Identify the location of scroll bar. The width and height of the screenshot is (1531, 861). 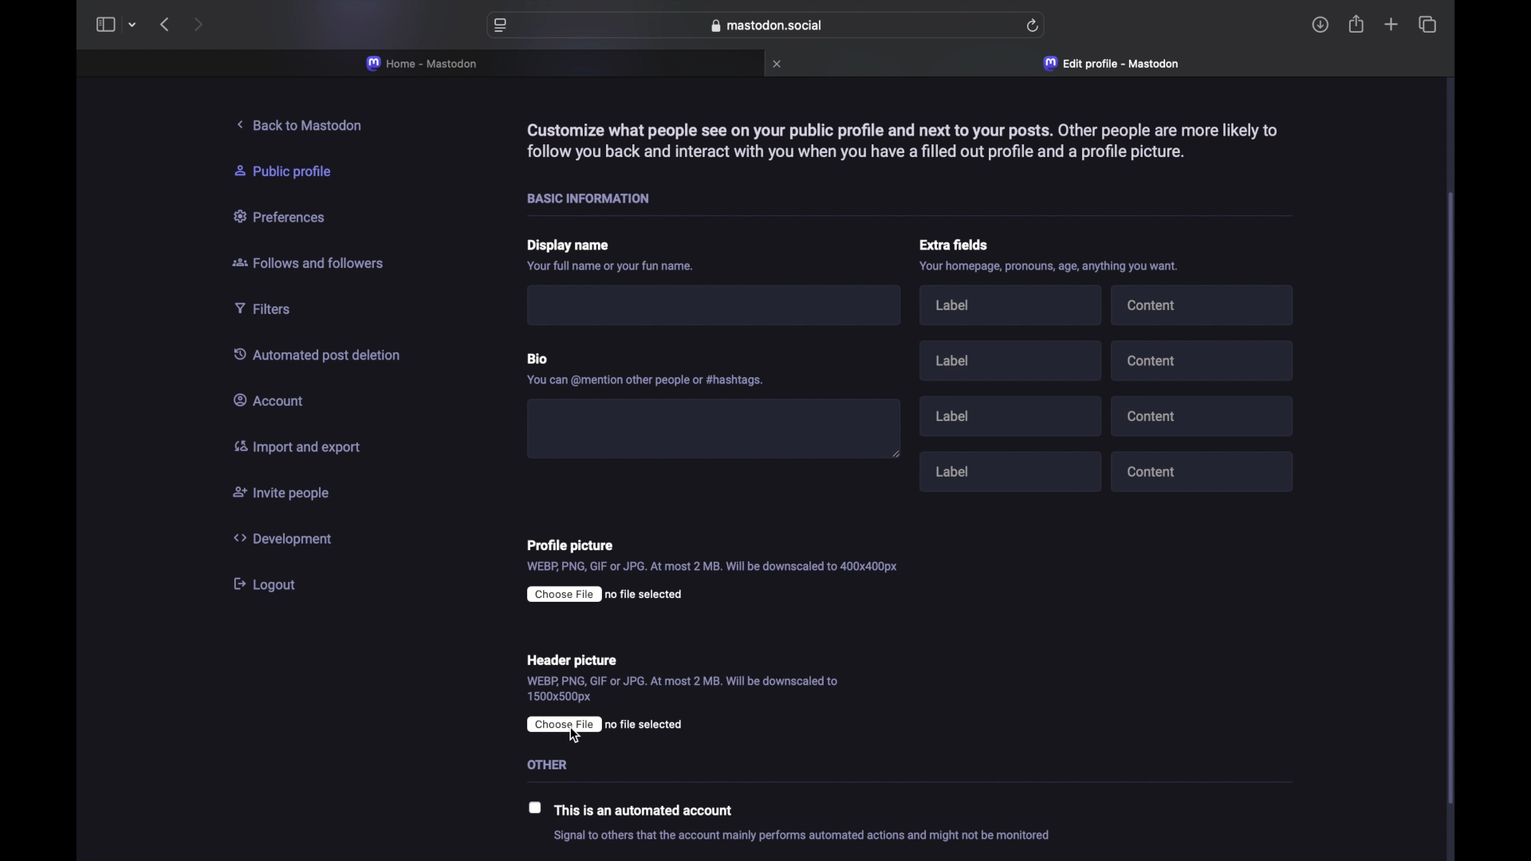
(1453, 497).